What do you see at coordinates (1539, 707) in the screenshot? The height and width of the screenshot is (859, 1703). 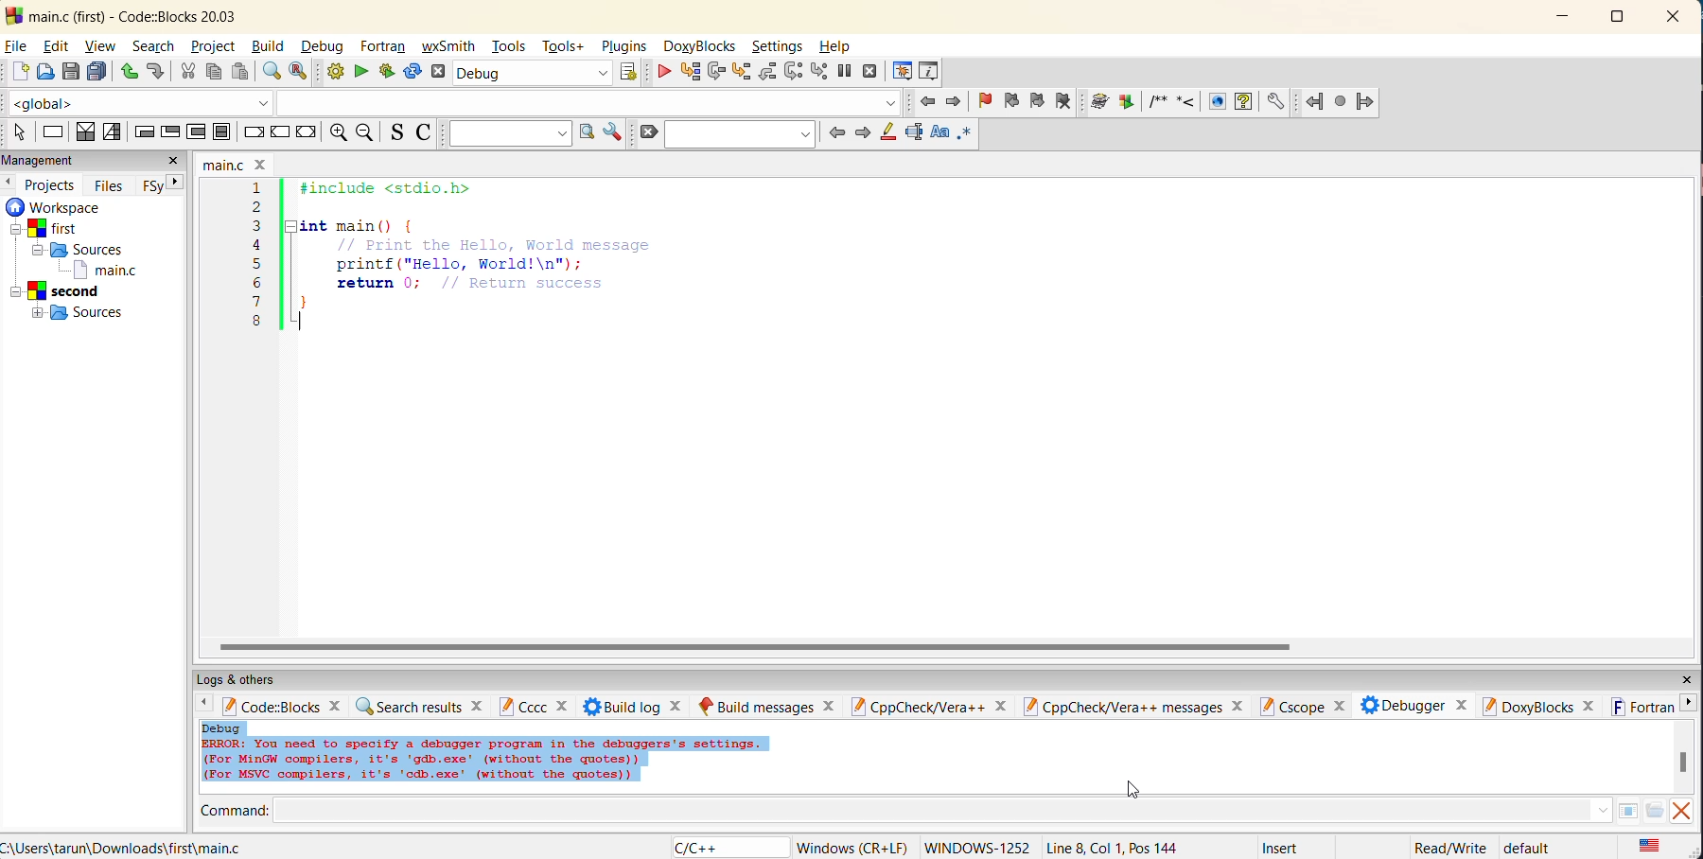 I see `doxyblocks` at bounding box center [1539, 707].